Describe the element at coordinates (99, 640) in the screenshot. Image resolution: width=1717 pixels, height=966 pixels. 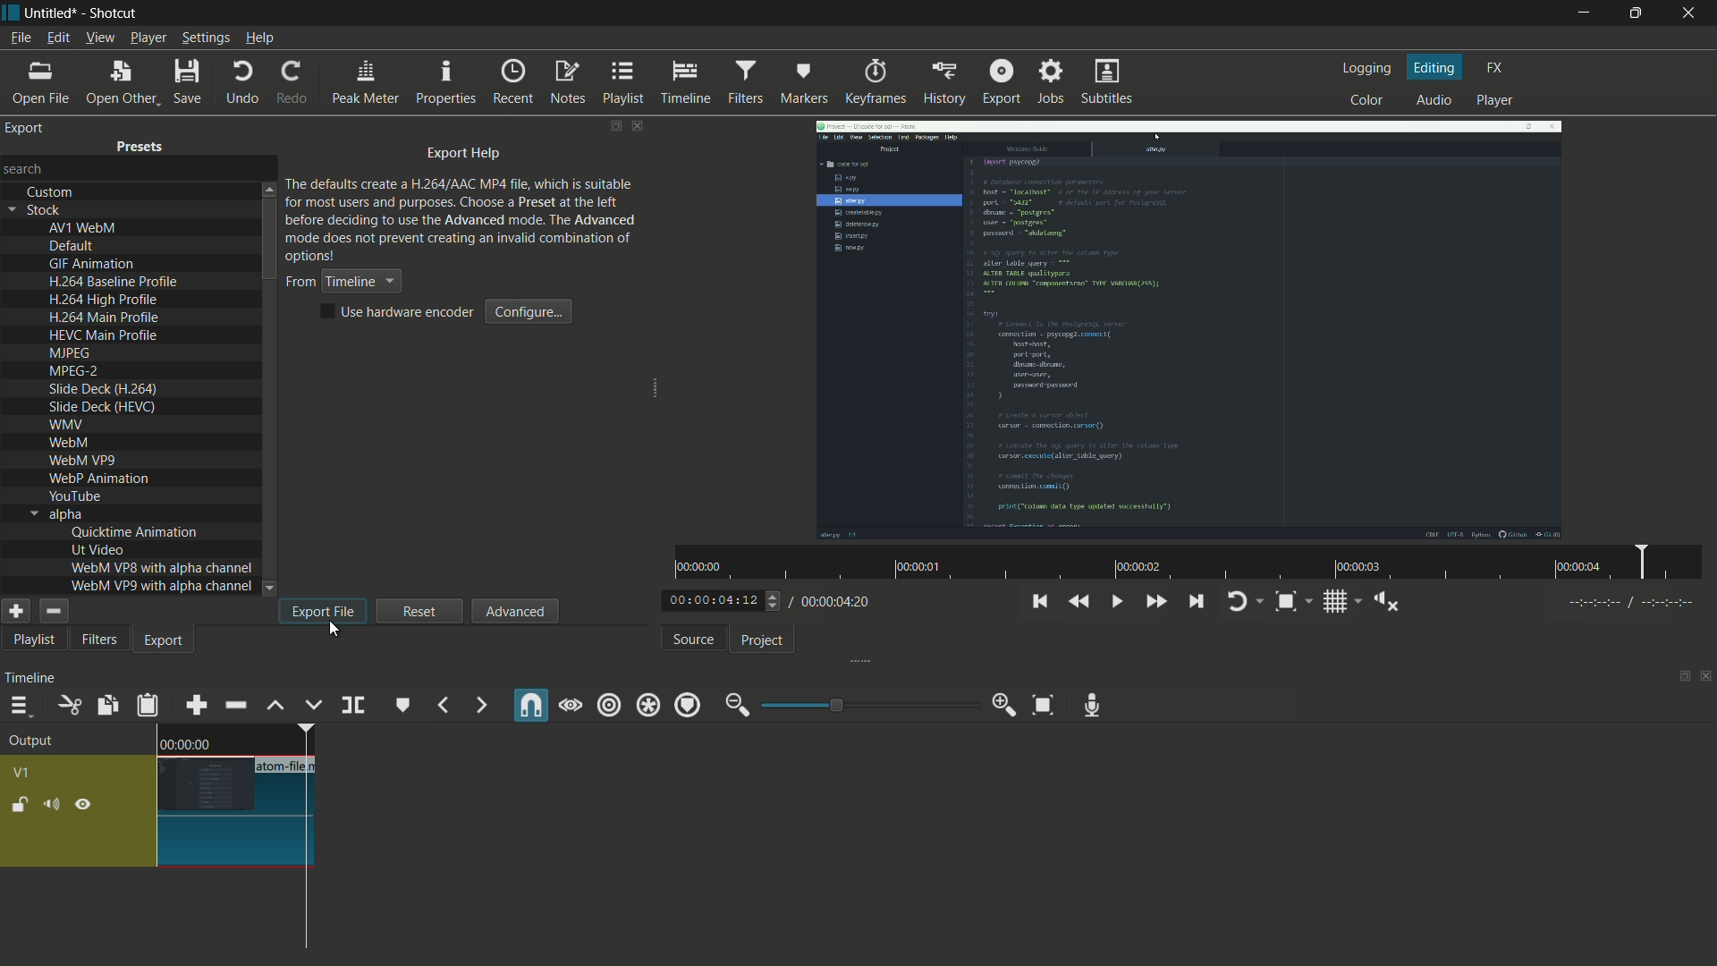
I see `filters` at that location.